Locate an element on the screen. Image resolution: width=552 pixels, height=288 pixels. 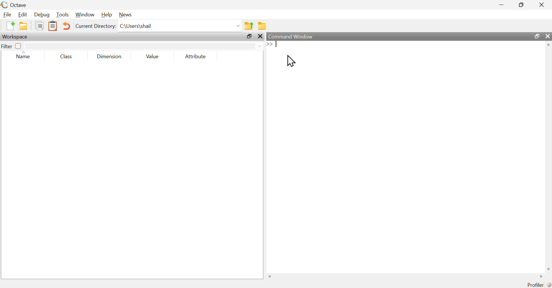
Scrollbar down is located at coordinates (548, 268).